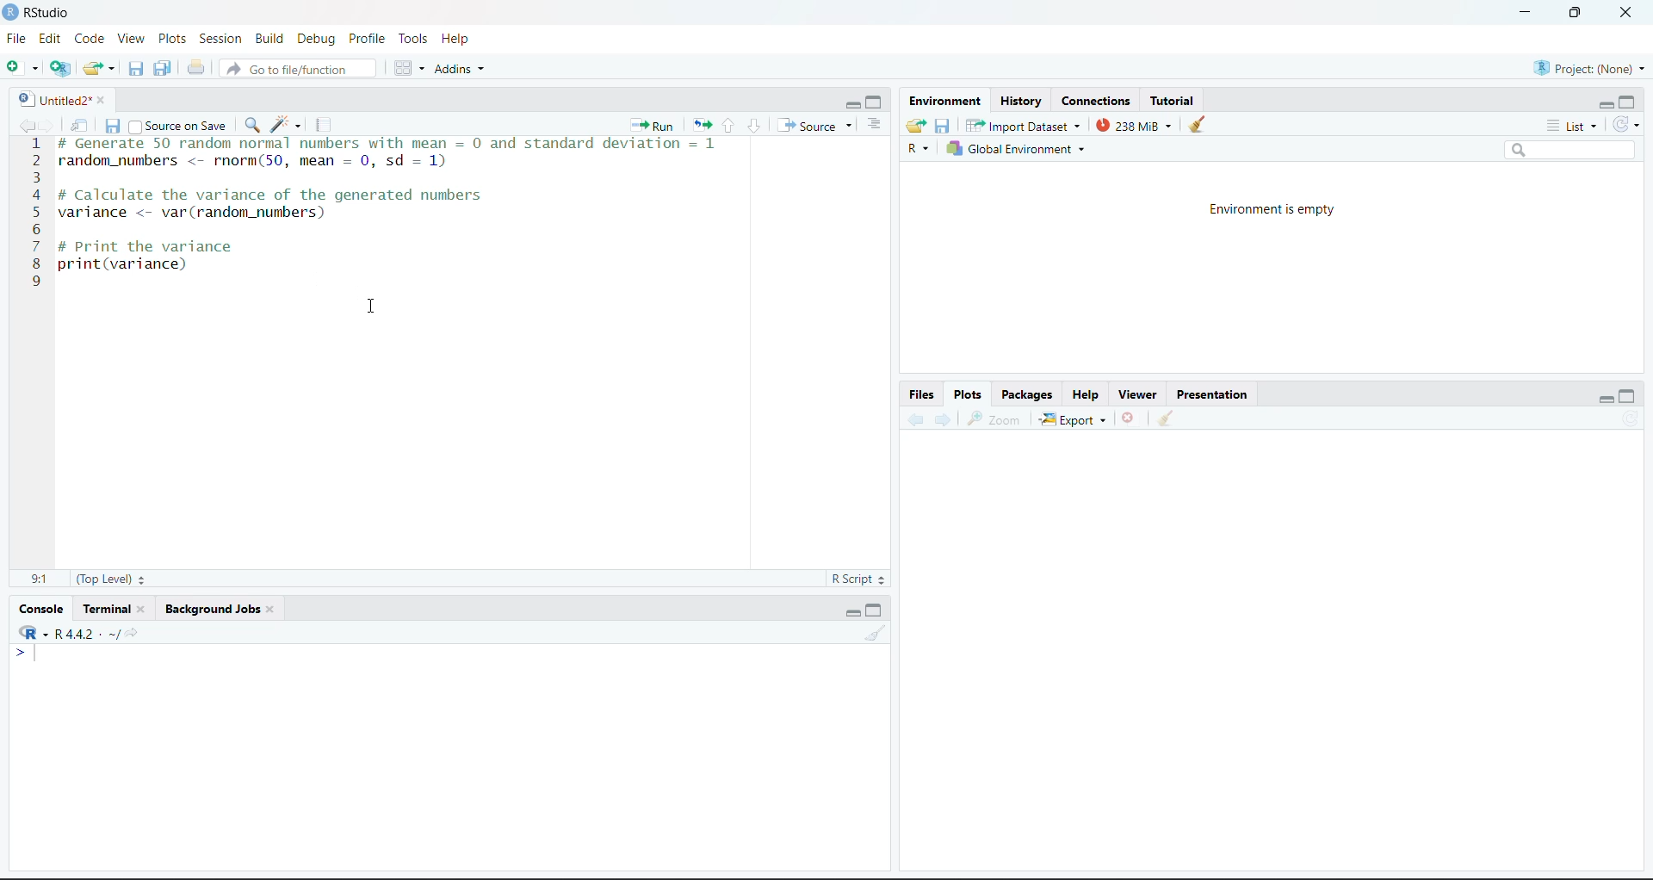 The image size is (1653, 880). I want to click on refresh, so click(1632, 418).